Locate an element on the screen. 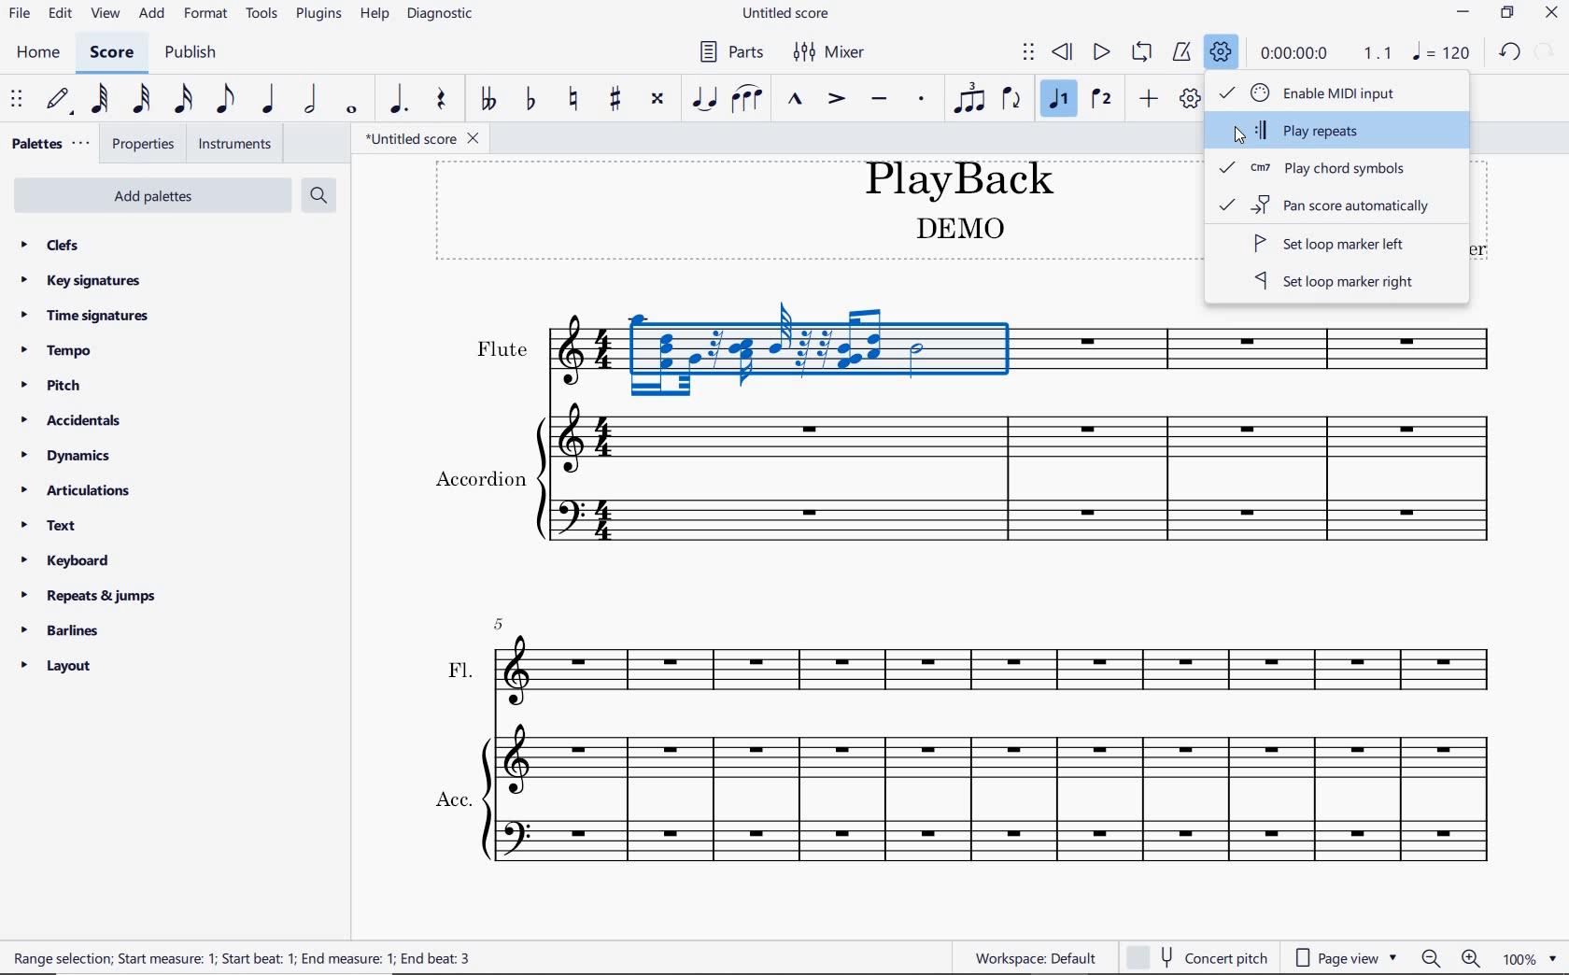 The image size is (1569, 975). home is located at coordinates (41, 53).